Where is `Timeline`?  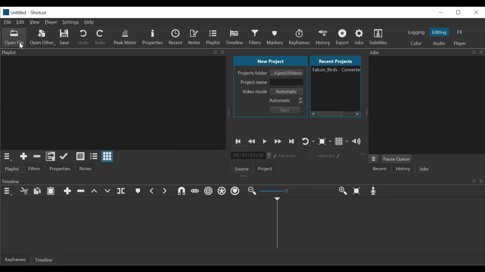
Timeline is located at coordinates (234, 37).